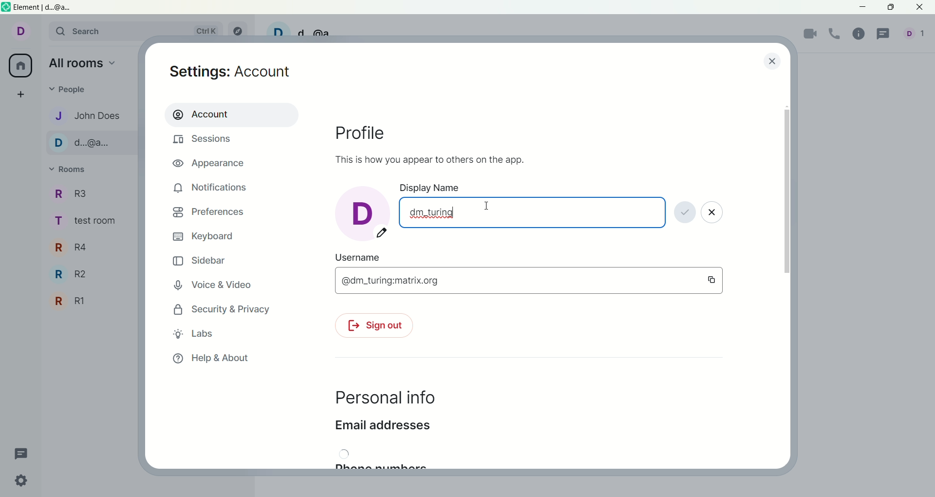 The width and height of the screenshot is (935, 497). What do you see at coordinates (713, 214) in the screenshot?
I see `close` at bounding box center [713, 214].